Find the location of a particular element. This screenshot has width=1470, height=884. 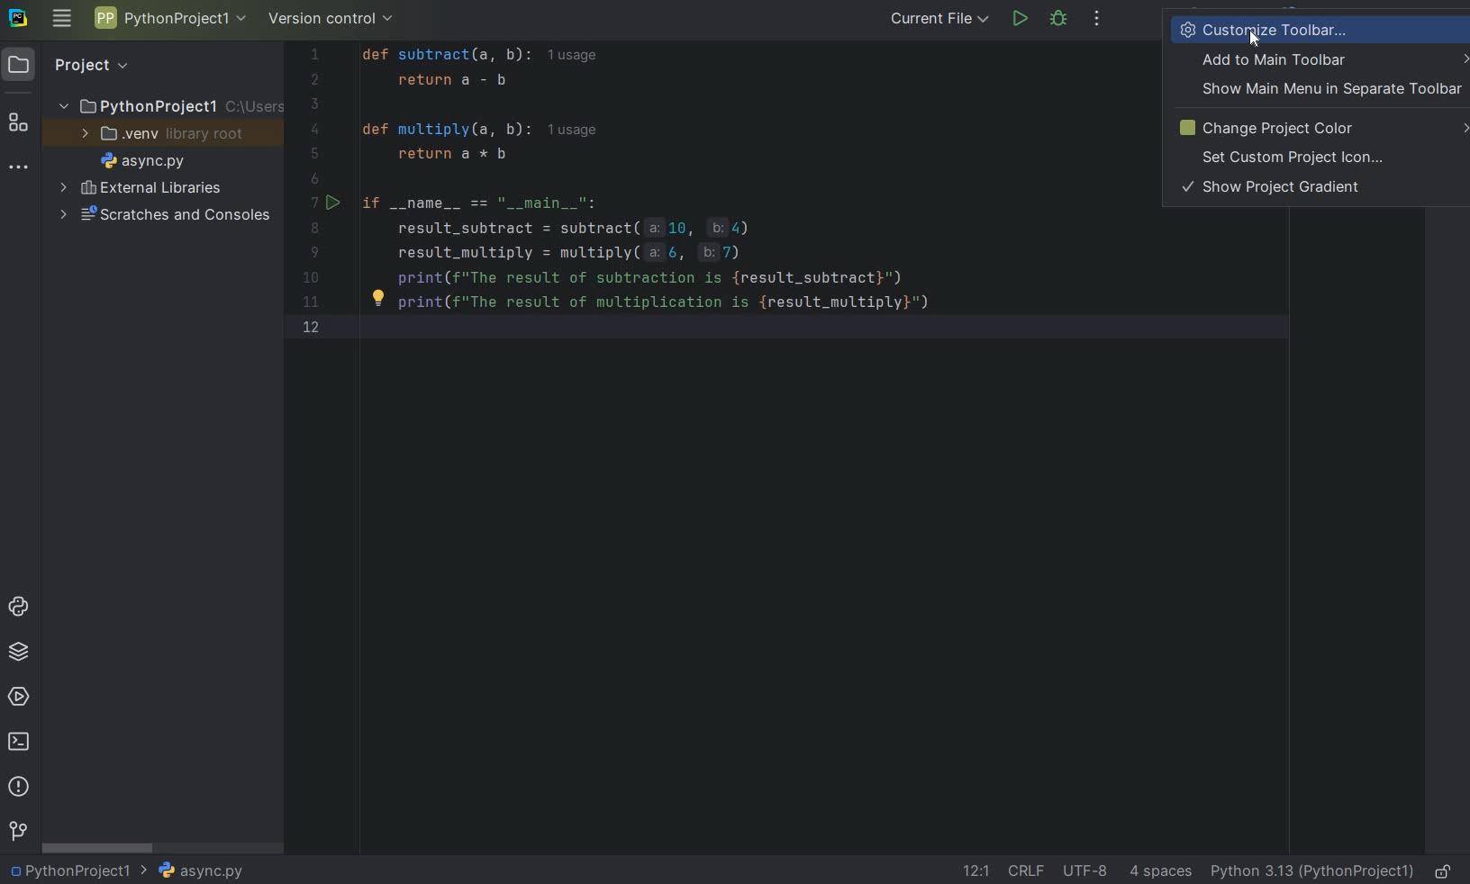

FILE NAME is located at coordinates (139, 162).